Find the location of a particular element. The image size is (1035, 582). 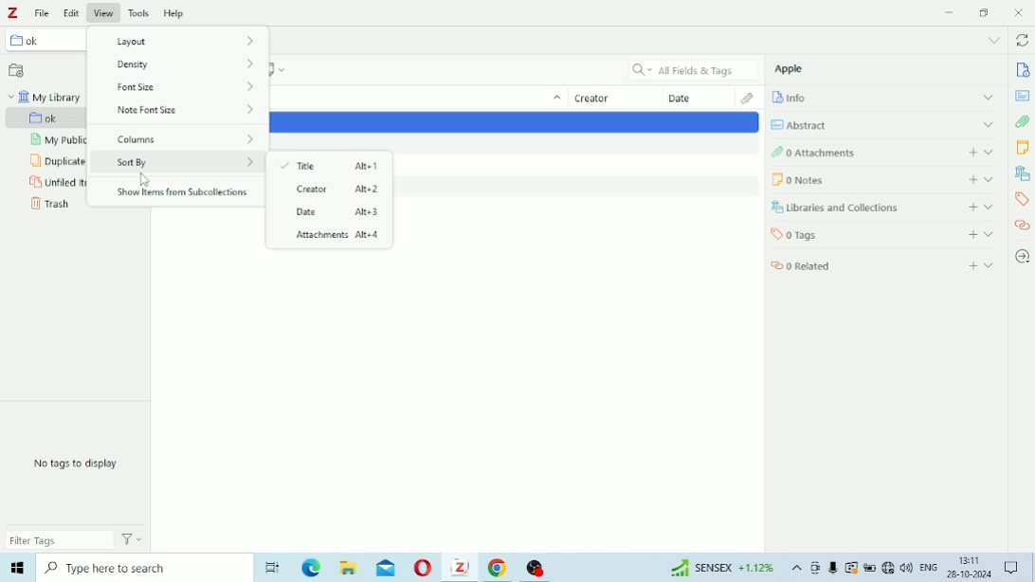

Tools is located at coordinates (138, 10).